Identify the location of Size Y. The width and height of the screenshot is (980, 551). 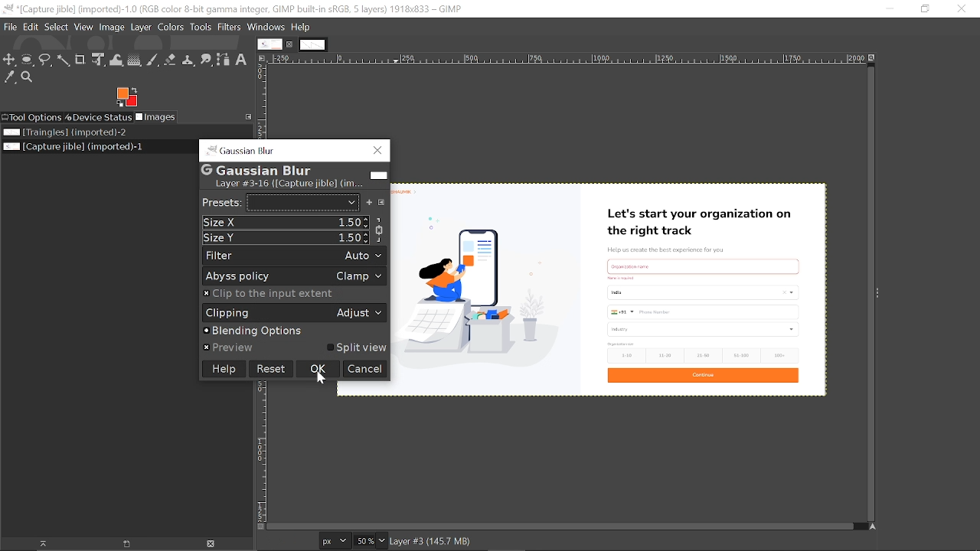
(286, 237).